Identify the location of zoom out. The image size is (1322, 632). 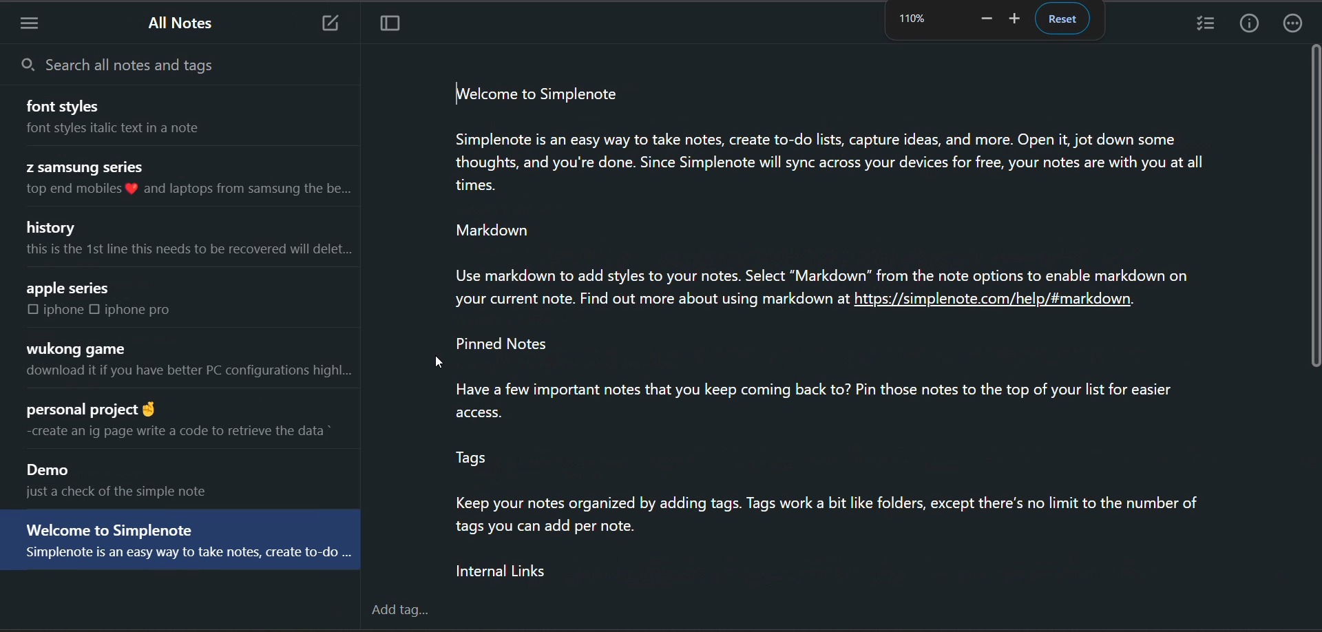
(985, 19).